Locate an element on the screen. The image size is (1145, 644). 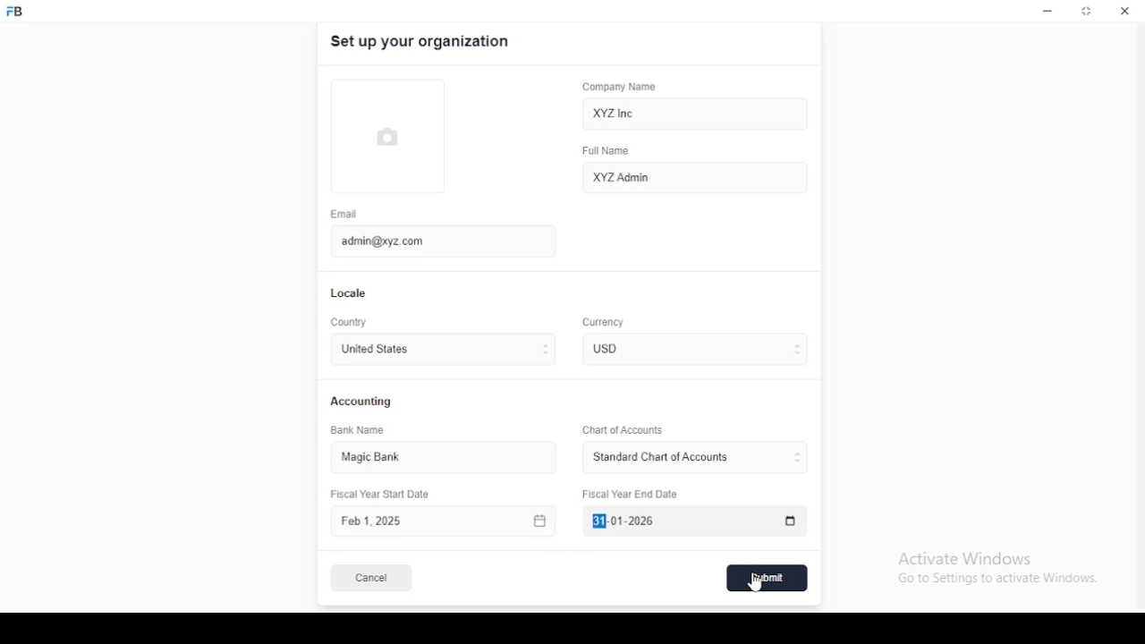
bank name is located at coordinates (359, 430).